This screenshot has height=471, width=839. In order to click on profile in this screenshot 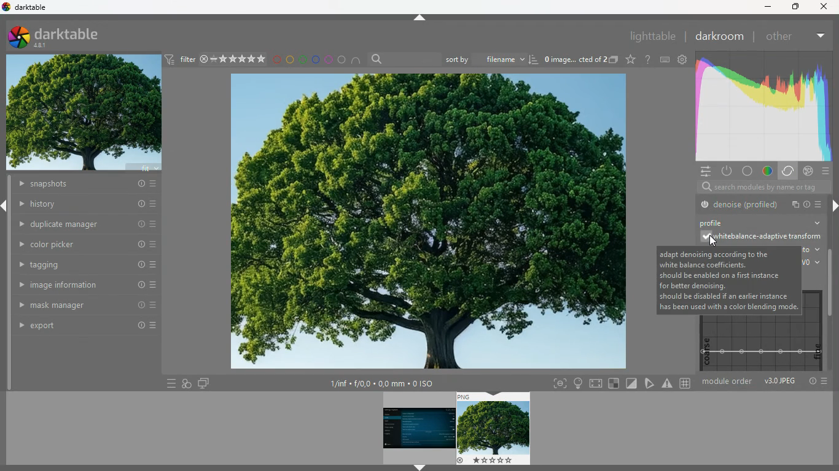, I will do `click(807, 204)`.